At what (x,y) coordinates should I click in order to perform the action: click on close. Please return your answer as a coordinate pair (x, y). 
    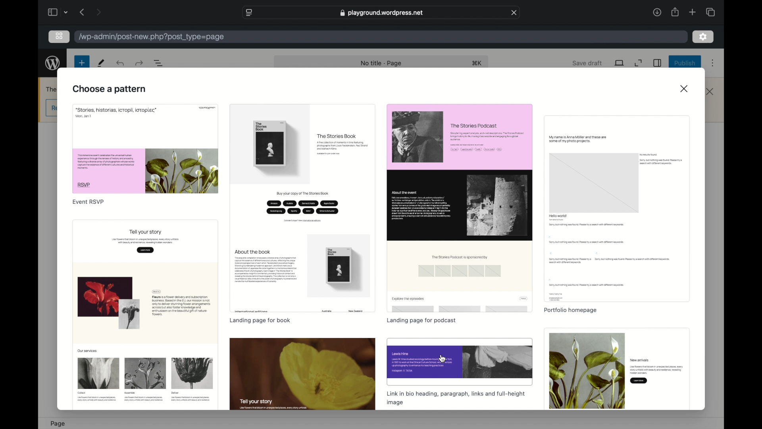
    Looking at the image, I should click on (710, 91).